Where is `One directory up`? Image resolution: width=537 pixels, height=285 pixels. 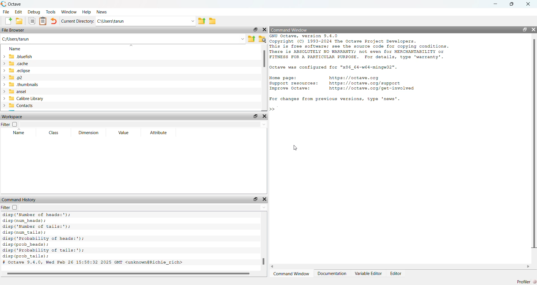
One directory up is located at coordinates (202, 20).